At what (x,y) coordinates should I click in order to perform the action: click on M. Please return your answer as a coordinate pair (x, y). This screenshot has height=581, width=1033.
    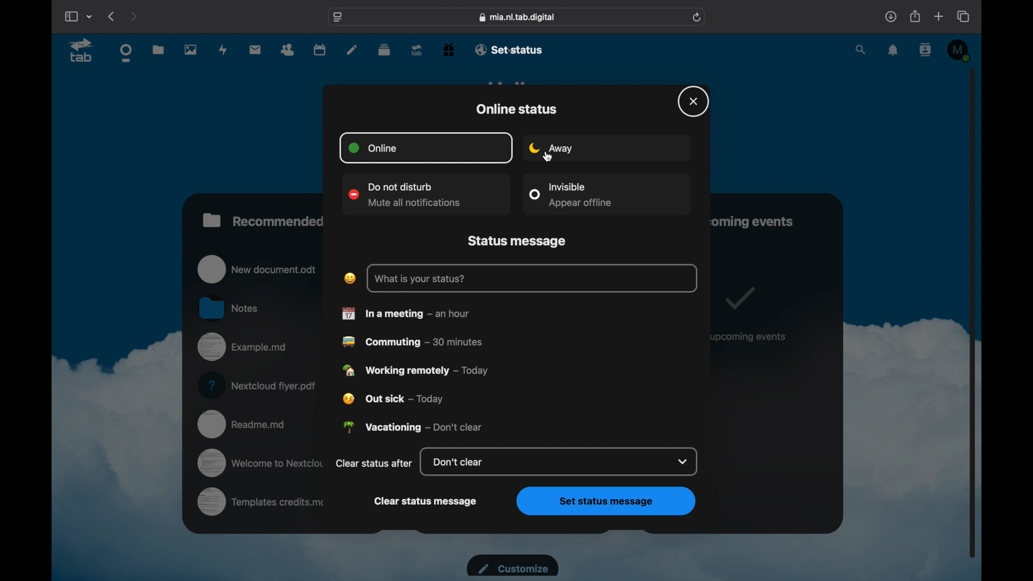
    Looking at the image, I should click on (960, 50).